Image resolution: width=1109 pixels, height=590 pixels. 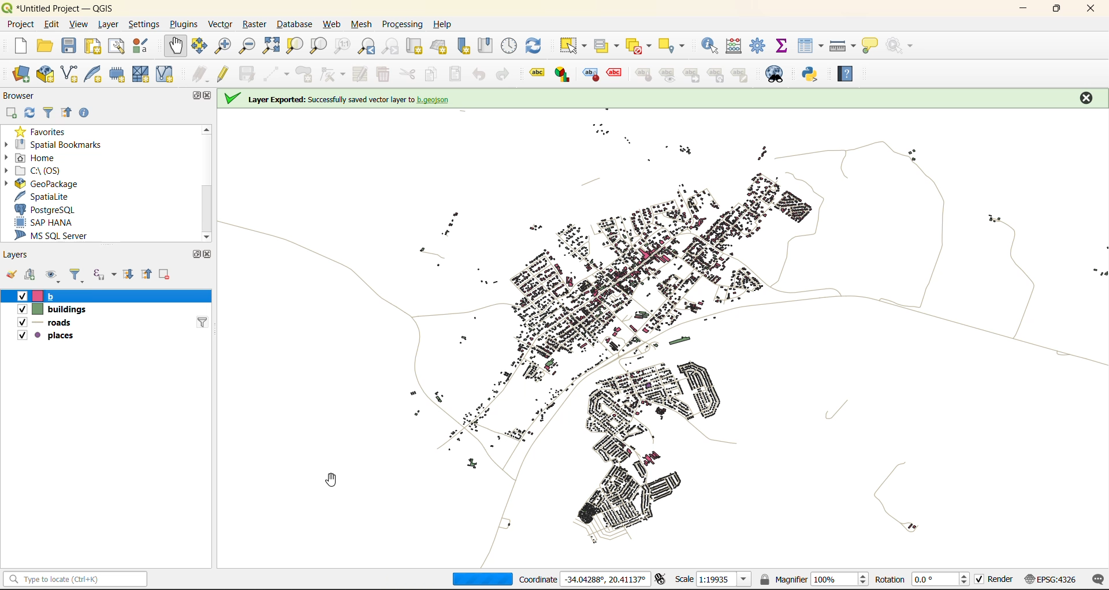 I want to click on enable properties, so click(x=87, y=111).